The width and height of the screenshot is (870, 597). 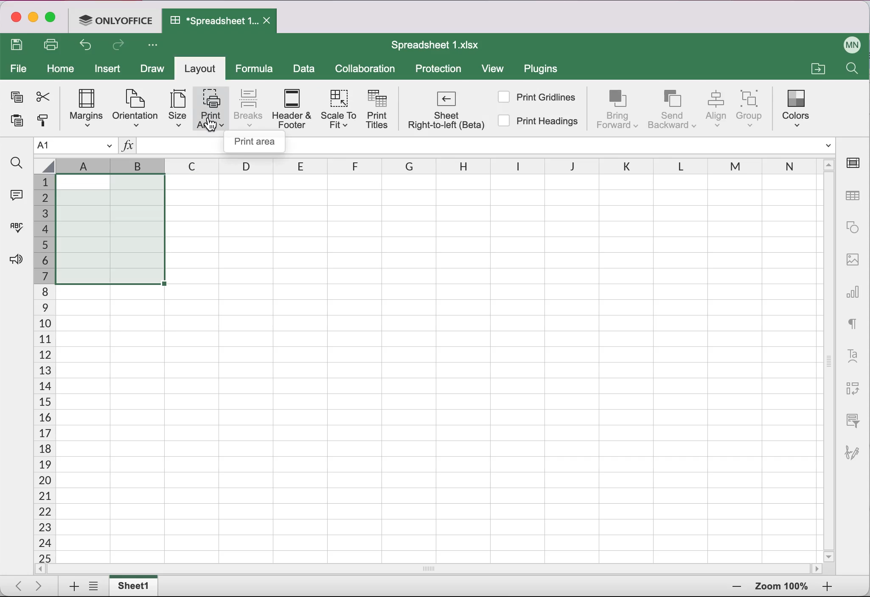 What do you see at coordinates (269, 21) in the screenshot?
I see `Close` at bounding box center [269, 21].